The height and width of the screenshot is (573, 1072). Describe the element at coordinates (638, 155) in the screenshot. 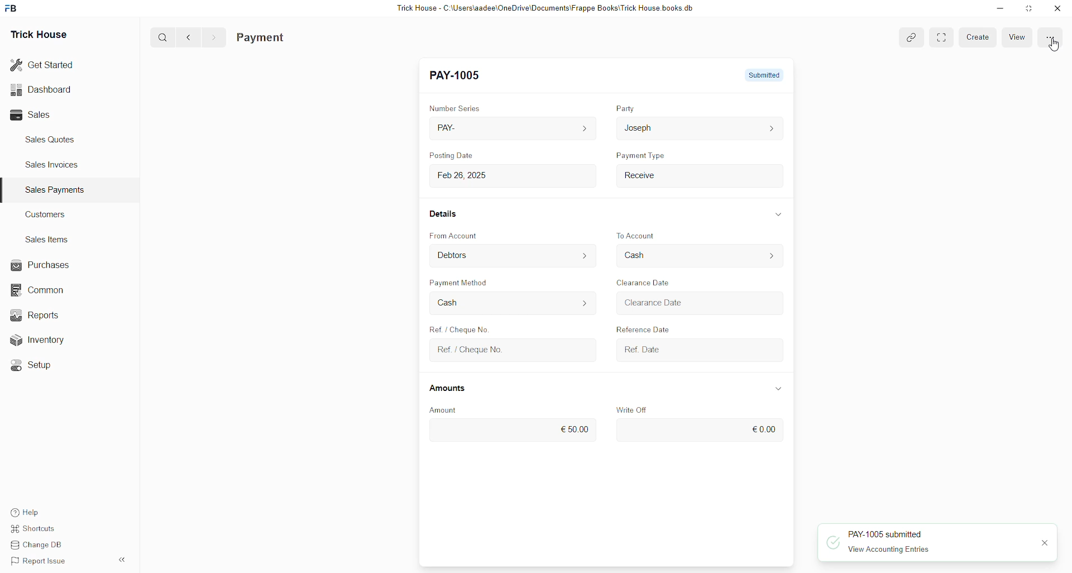

I see `Payment Type` at that location.